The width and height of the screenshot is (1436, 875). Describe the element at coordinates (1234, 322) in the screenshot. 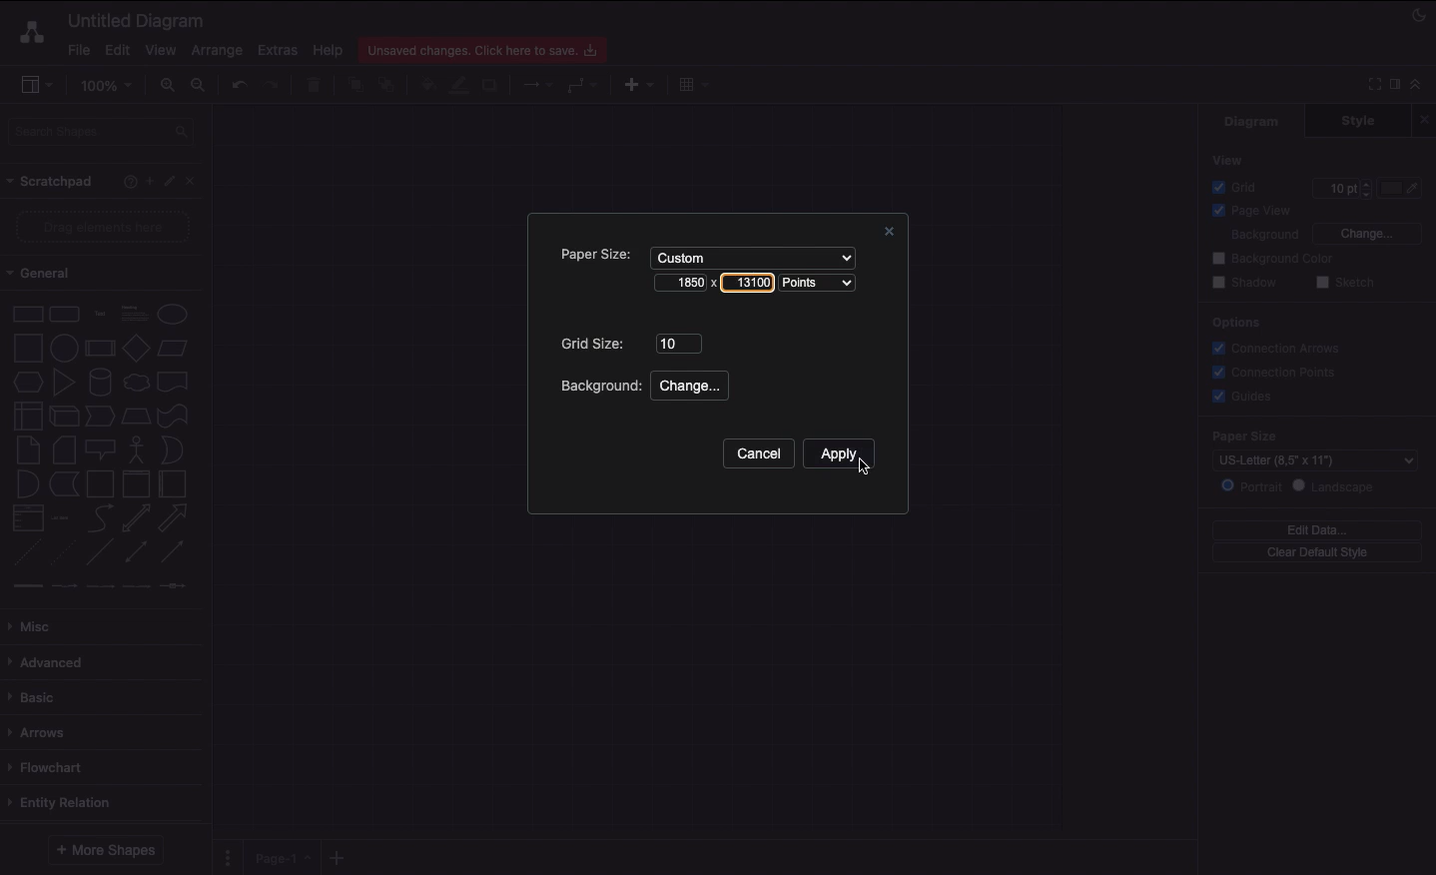

I see `Options` at that location.